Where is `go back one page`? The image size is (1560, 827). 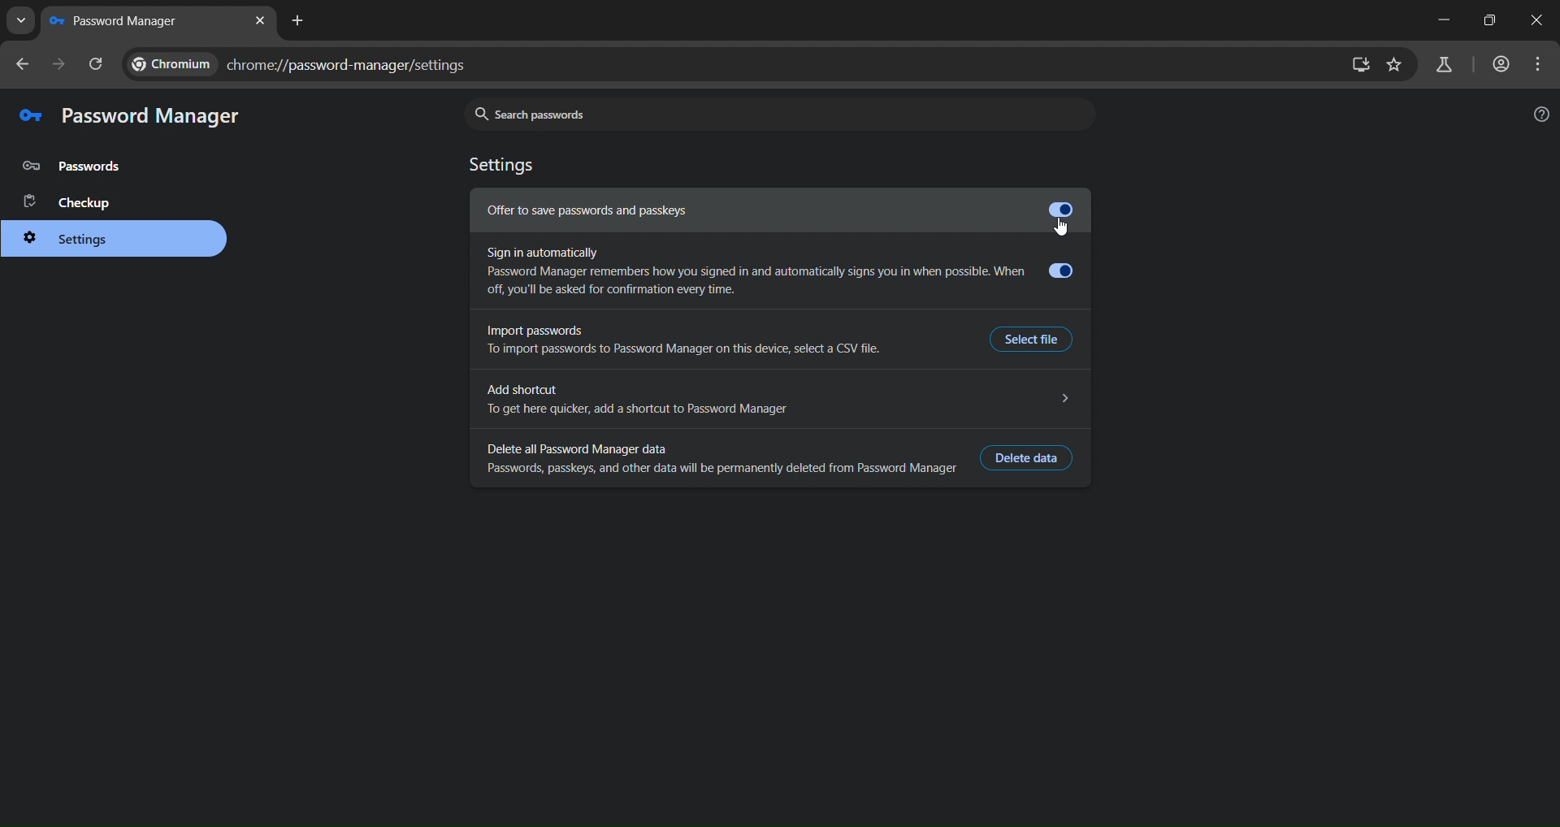
go back one page is located at coordinates (22, 68).